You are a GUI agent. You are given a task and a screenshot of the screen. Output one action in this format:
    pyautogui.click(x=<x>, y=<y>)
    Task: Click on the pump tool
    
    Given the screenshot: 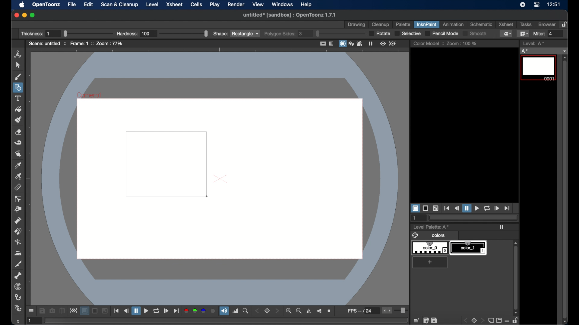 What is the action you would take?
    pyautogui.click(x=18, y=221)
    